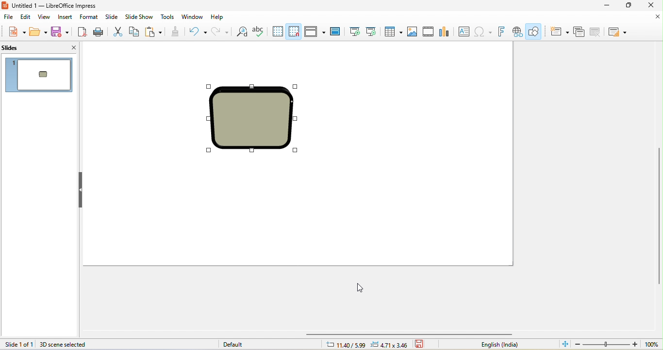  Describe the element at coordinates (26, 16) in the screenshot. I see `edit` at that location.